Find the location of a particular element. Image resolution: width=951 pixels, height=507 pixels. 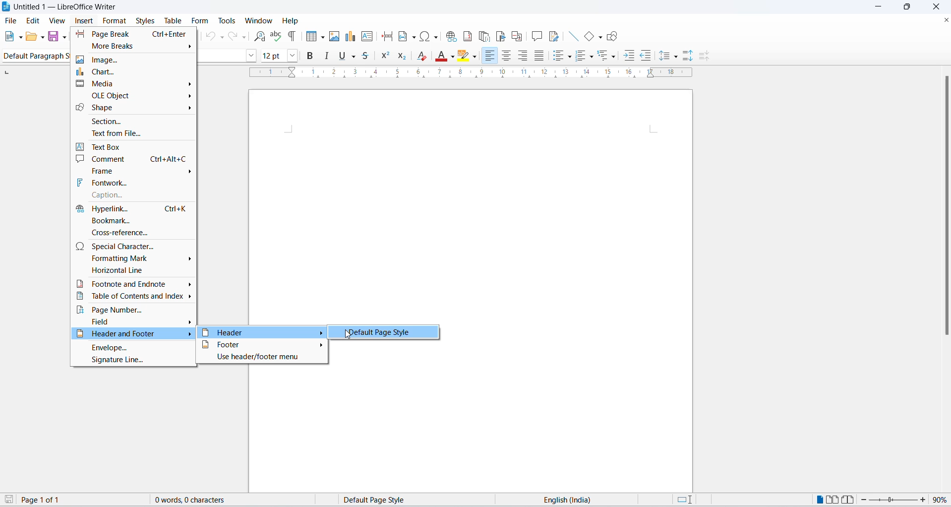

text align left is located at coordinates (491, 56).